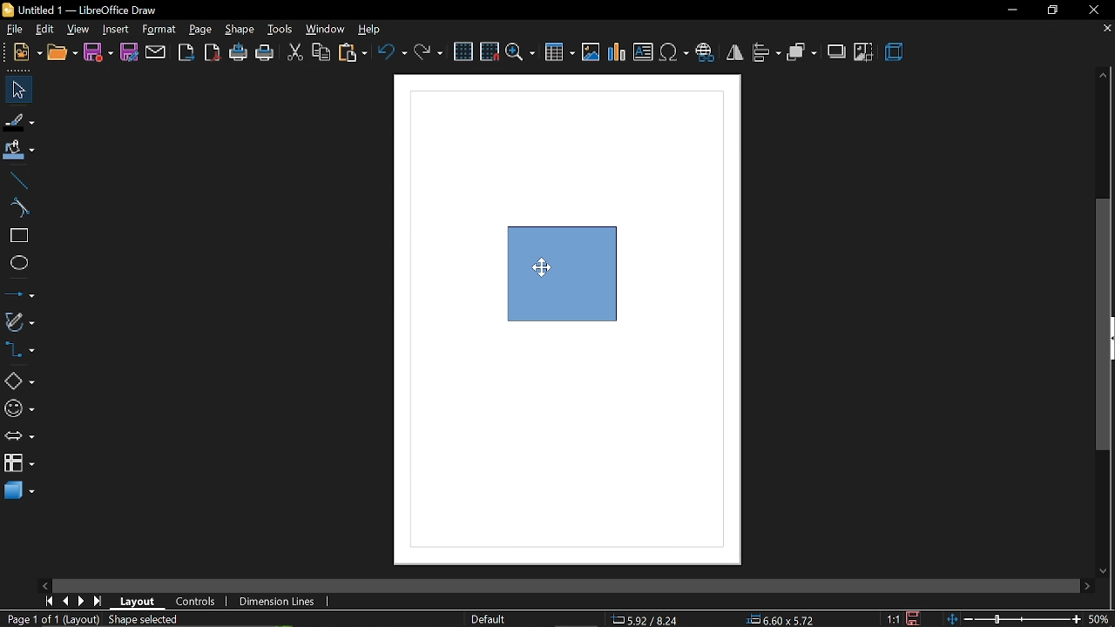 This screenshot has height=627, width=1115. What do you see at coordinates (98, 602) in the screenshot?
I see `go to last page` at bounding box center [98, 602].